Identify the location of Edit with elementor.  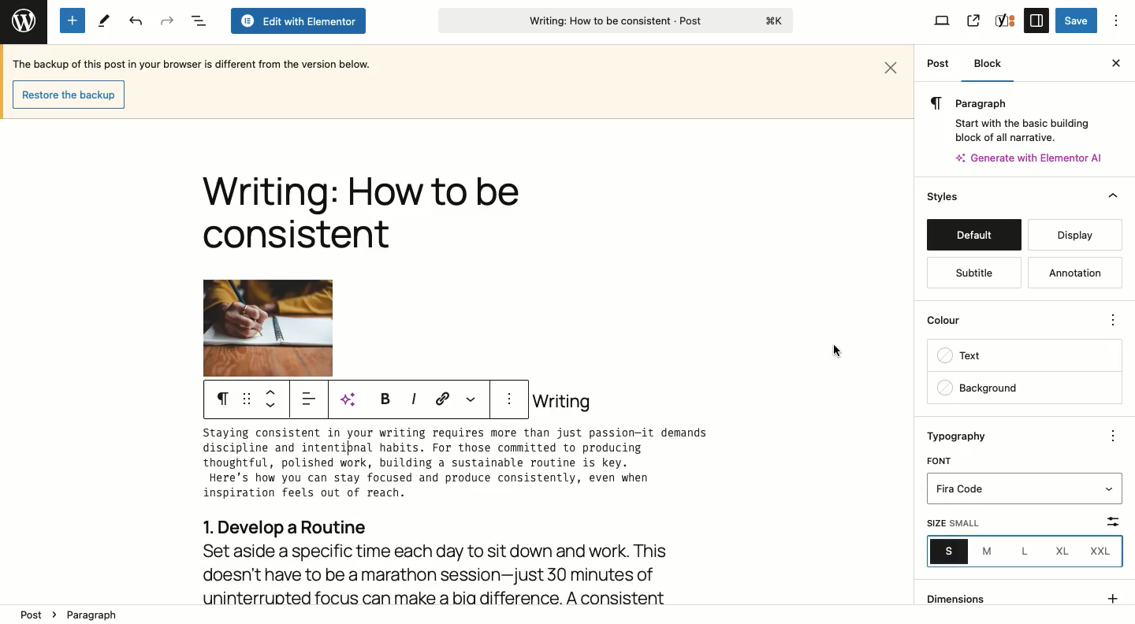
(297, 21).